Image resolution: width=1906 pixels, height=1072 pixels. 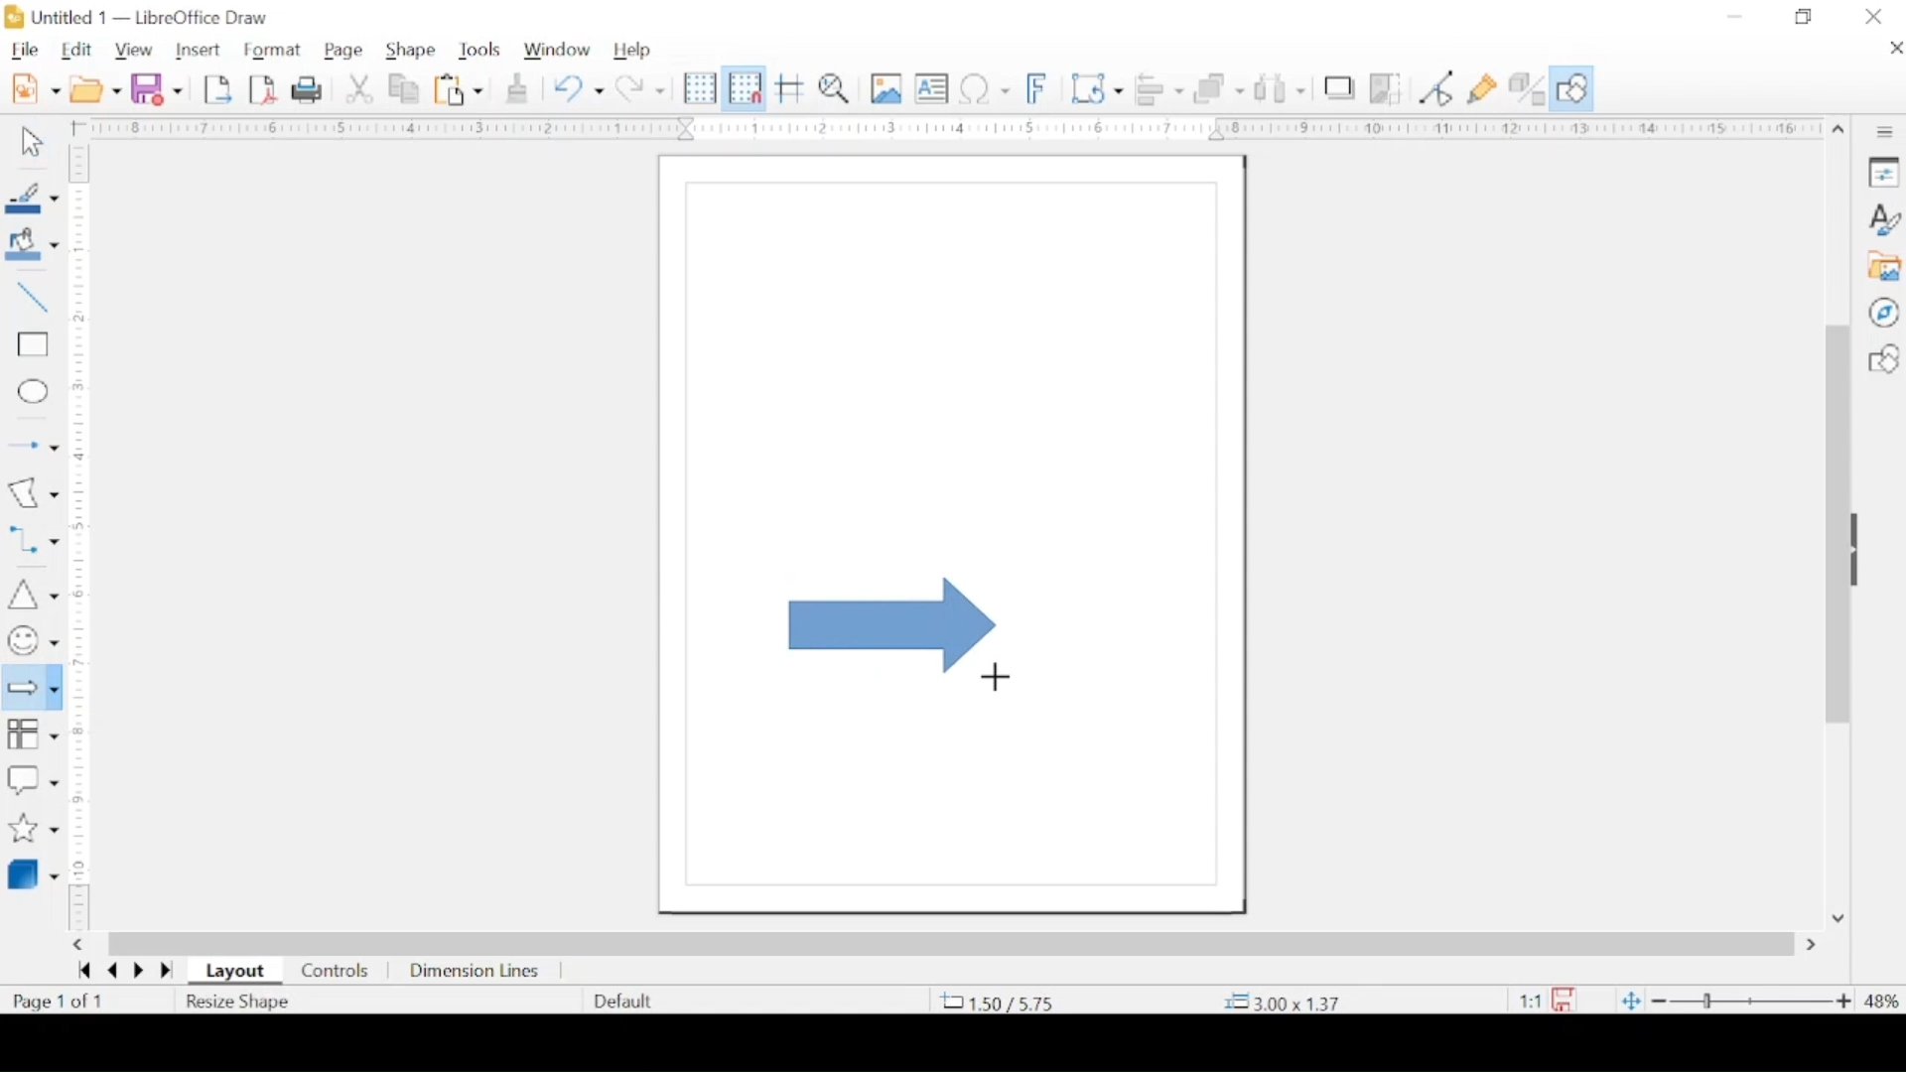 What do you see at coordinates (31, 446) in the screenshot?
I see `insert arrow` at bounding box center [31, 446].